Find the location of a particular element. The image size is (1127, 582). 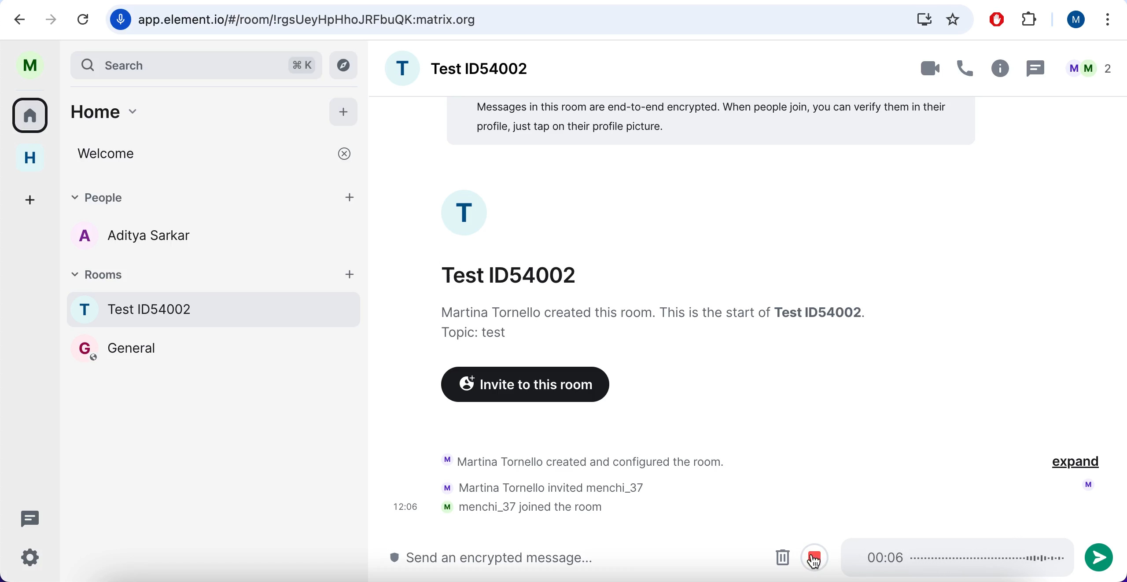

note is located at coordinates (711, 122).